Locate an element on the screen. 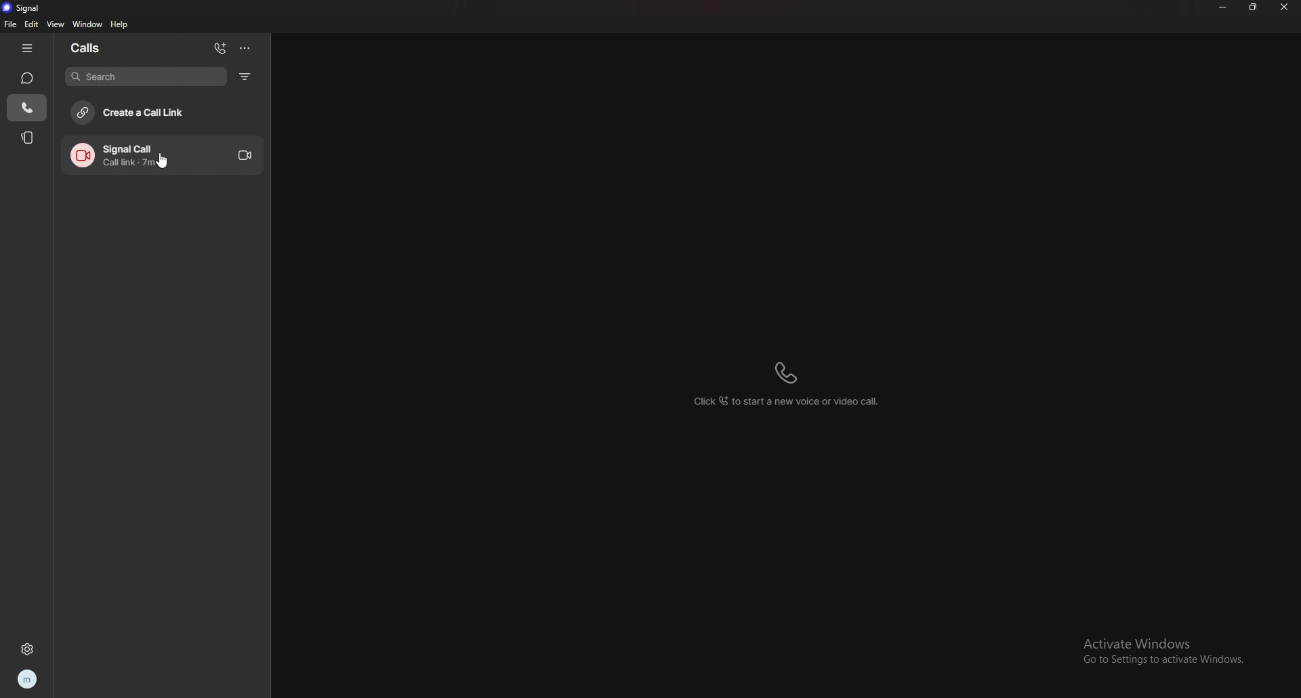  settings is located at coordinates (26, 649).